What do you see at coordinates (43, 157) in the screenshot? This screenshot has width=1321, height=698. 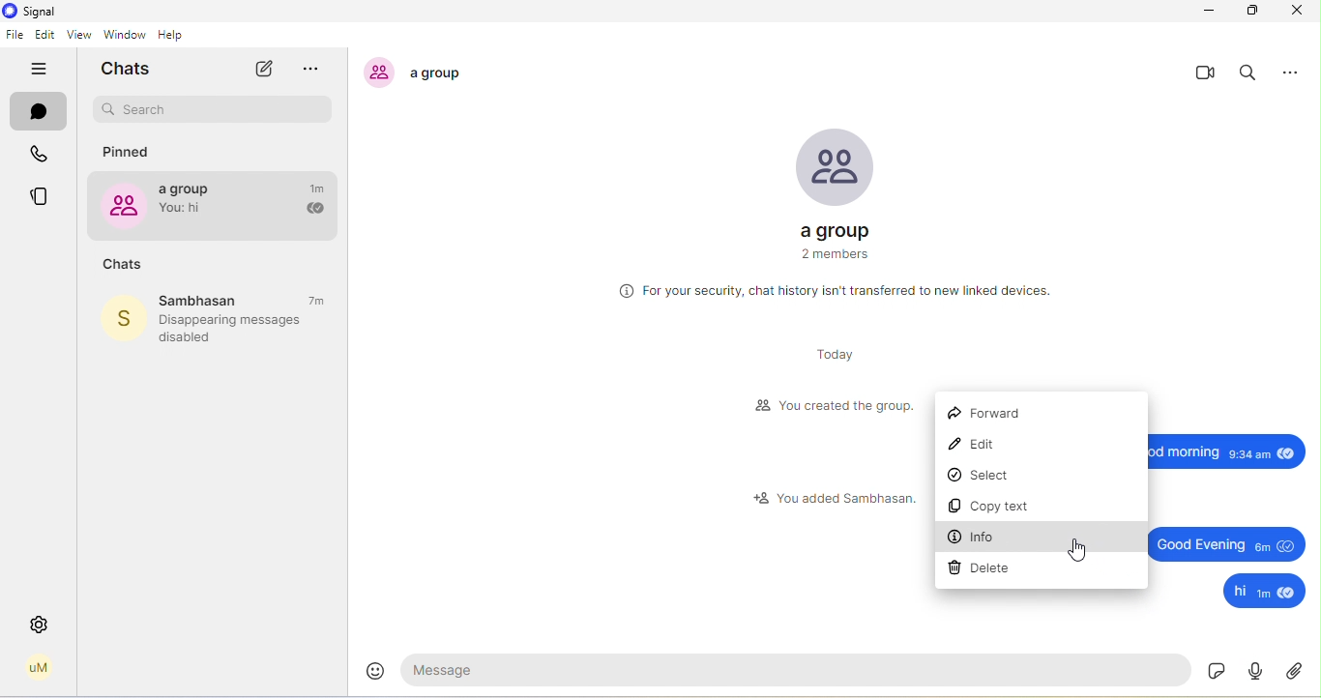 I see `calls` at bounding box center [43, 157].